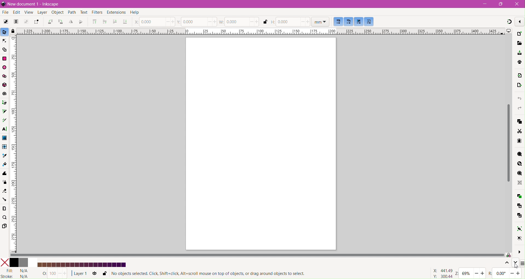 The width and height of the screenshot is (525, 279). What do you see at coordinates (442, 274) in the screenshot?
I see `Cursor Coordinates` at bounding box center [442, 274].